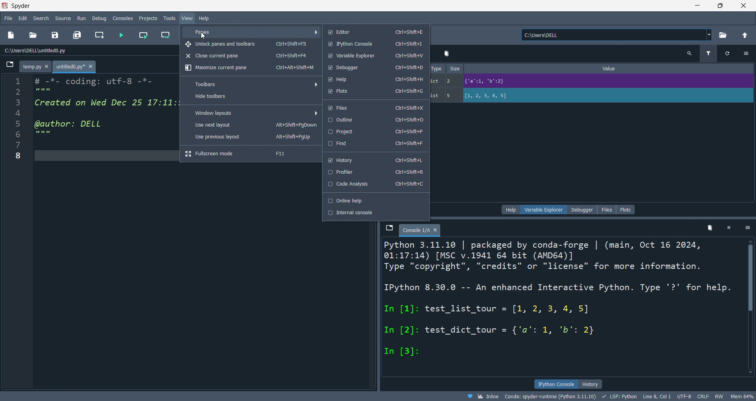 This screenshot has height=401, width=756. I want to click on use previous layout, so click(251, 138).